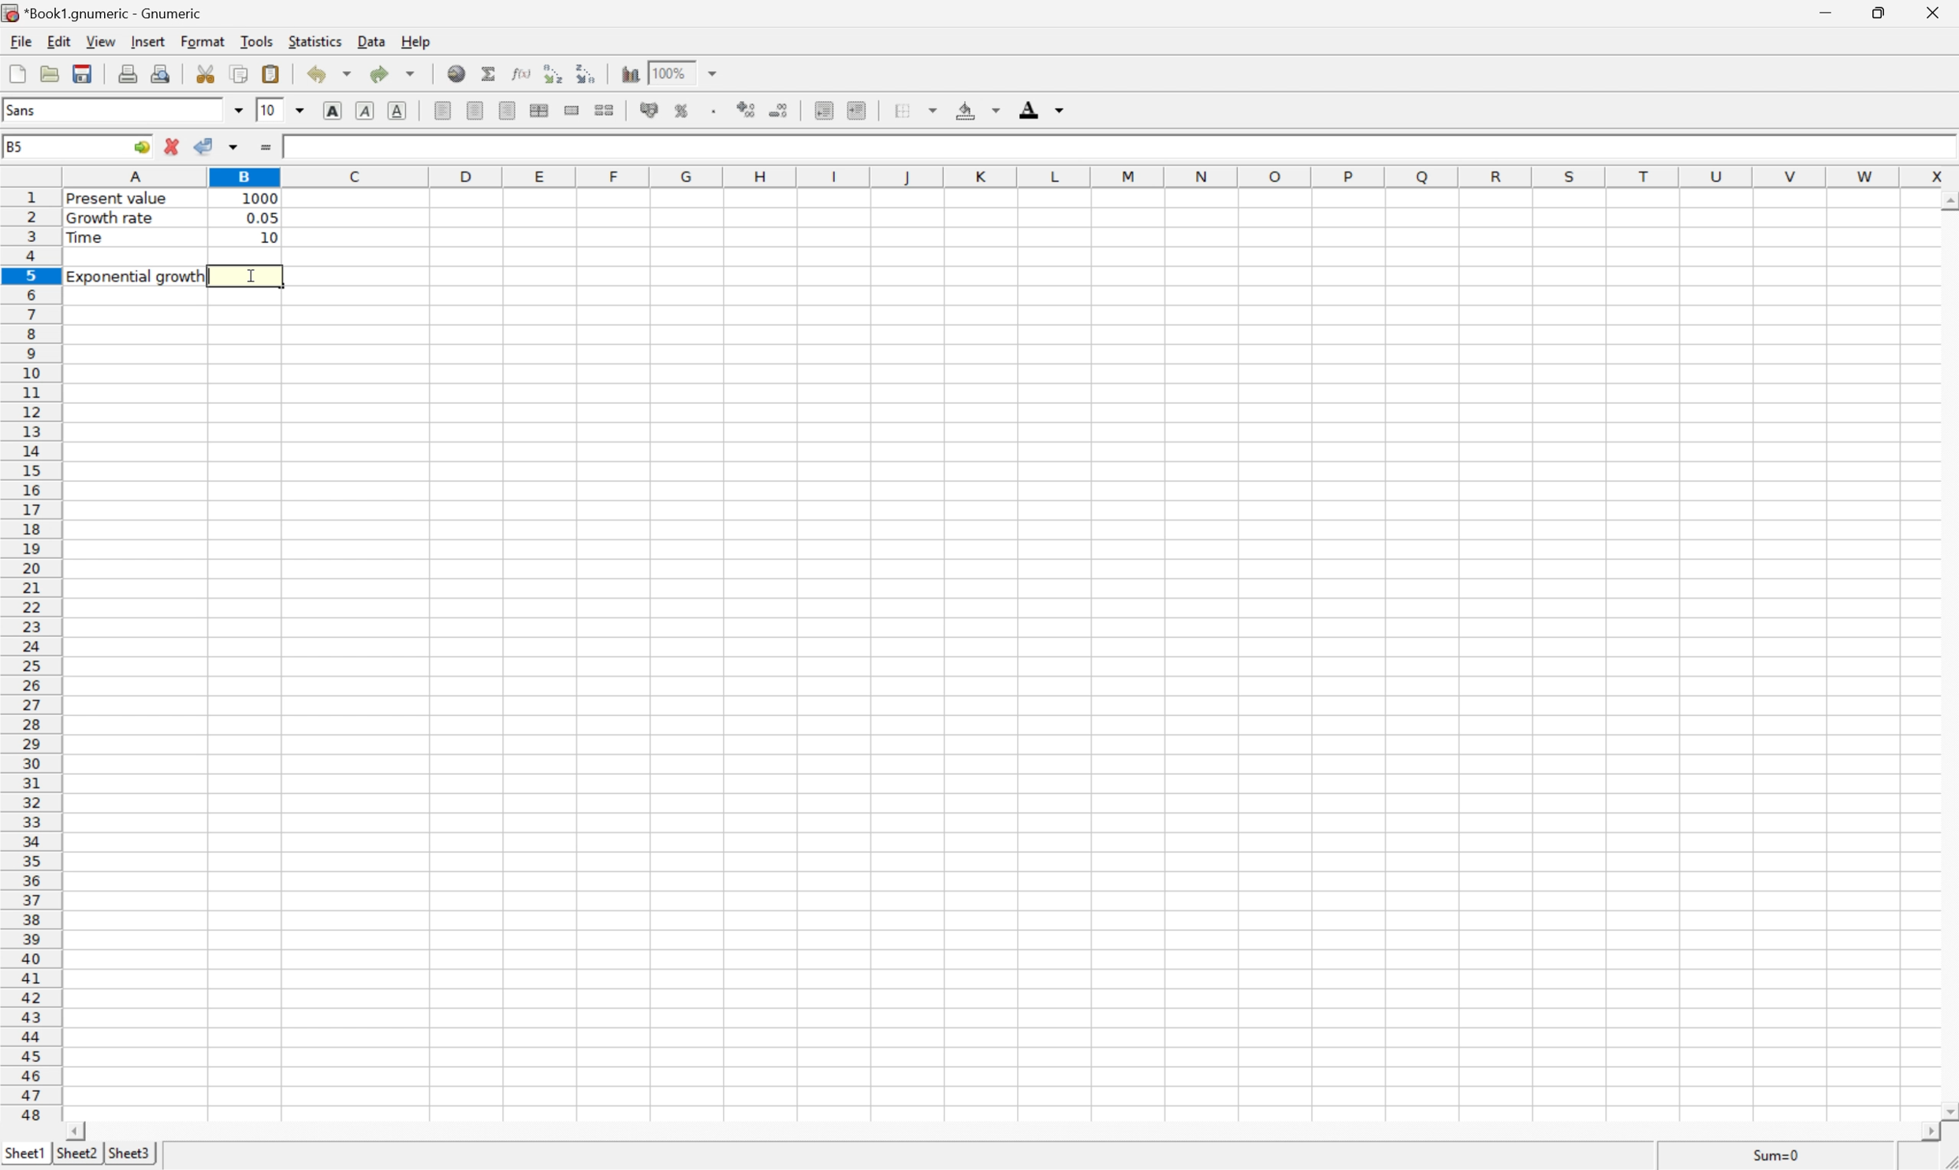 The image size is (1959, 1170). Describe the element at coordinates (683, 112) in the screenshot. I see `Format the selection as percentage` at that location.